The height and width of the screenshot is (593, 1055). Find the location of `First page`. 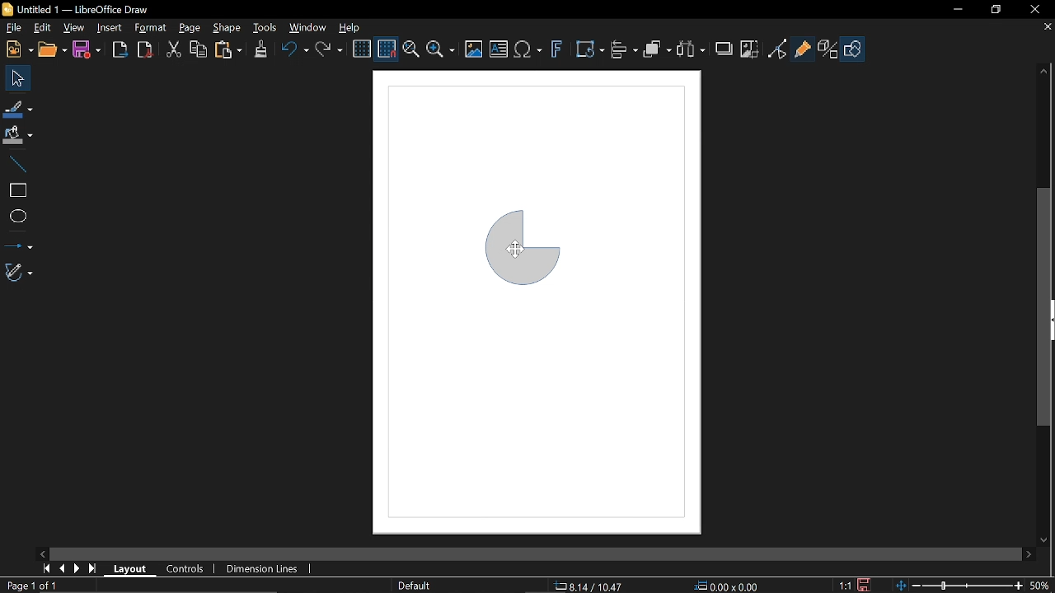

First page is located at coordinates (45, 568).